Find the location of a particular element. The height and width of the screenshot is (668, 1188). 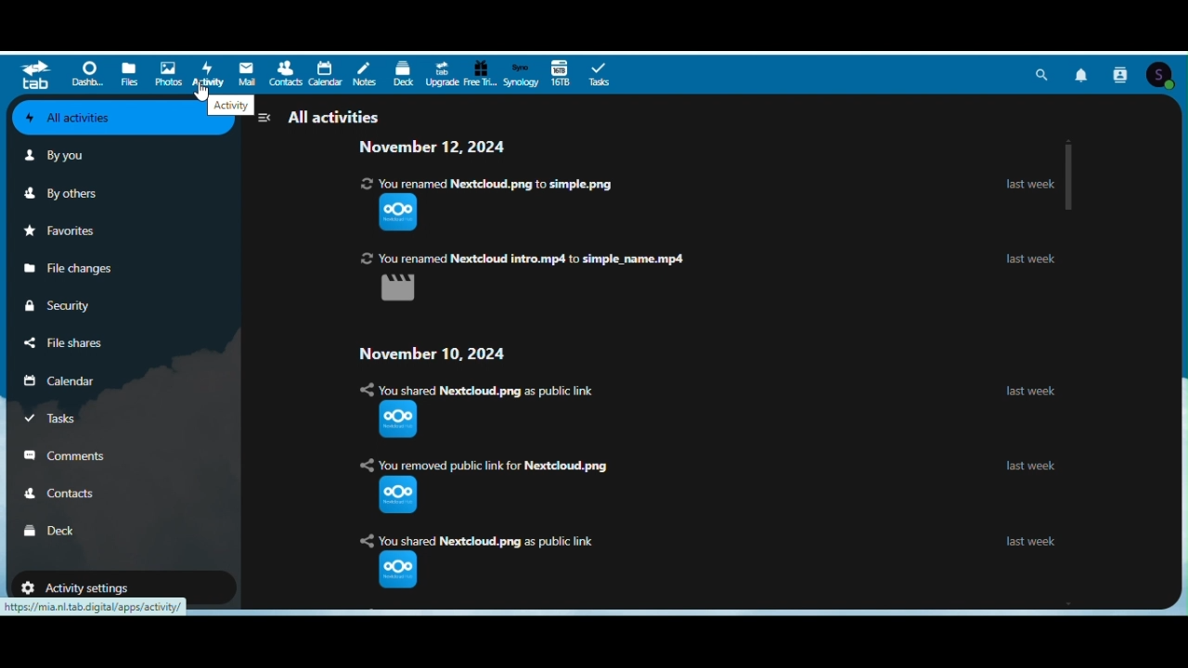

Files is located at coordinates (129, 75).